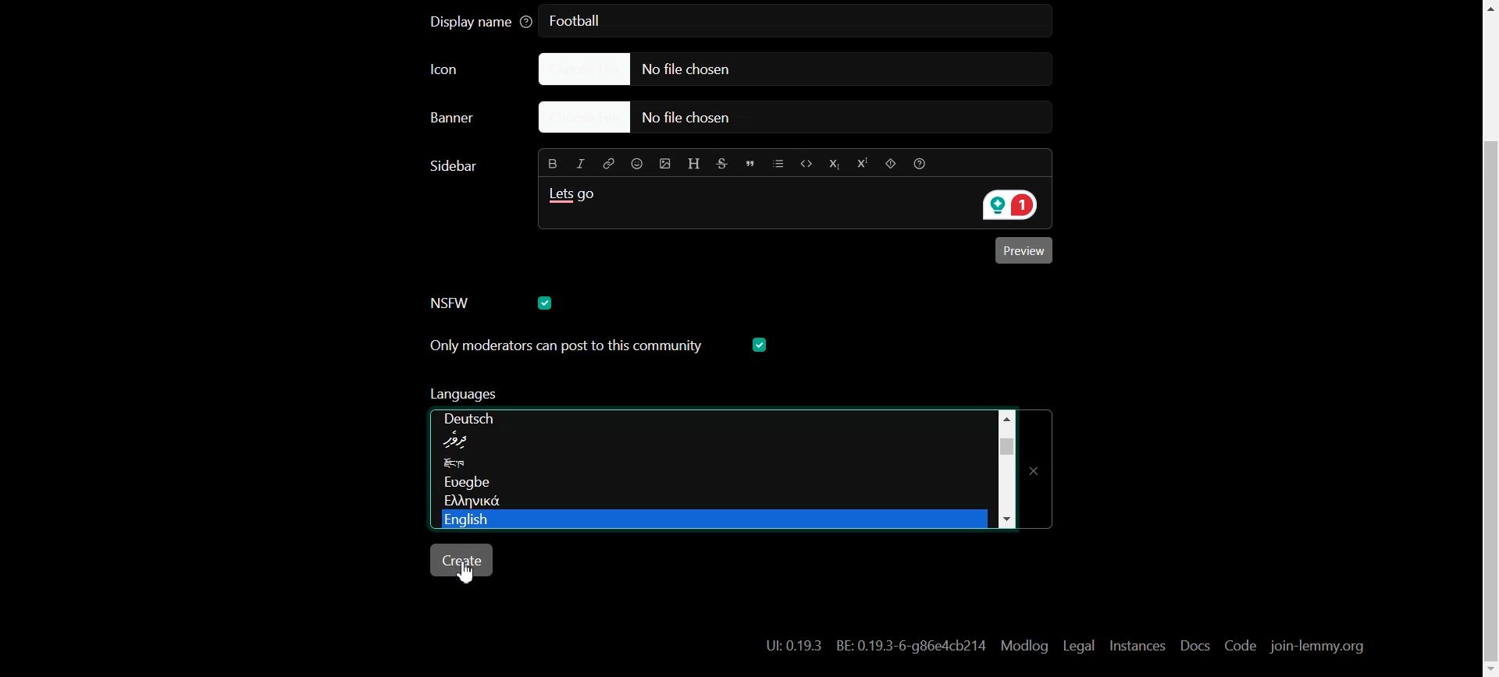 The height and width of the screenshot is (677, 1499). I want to click on Italic, so click(582, 162).